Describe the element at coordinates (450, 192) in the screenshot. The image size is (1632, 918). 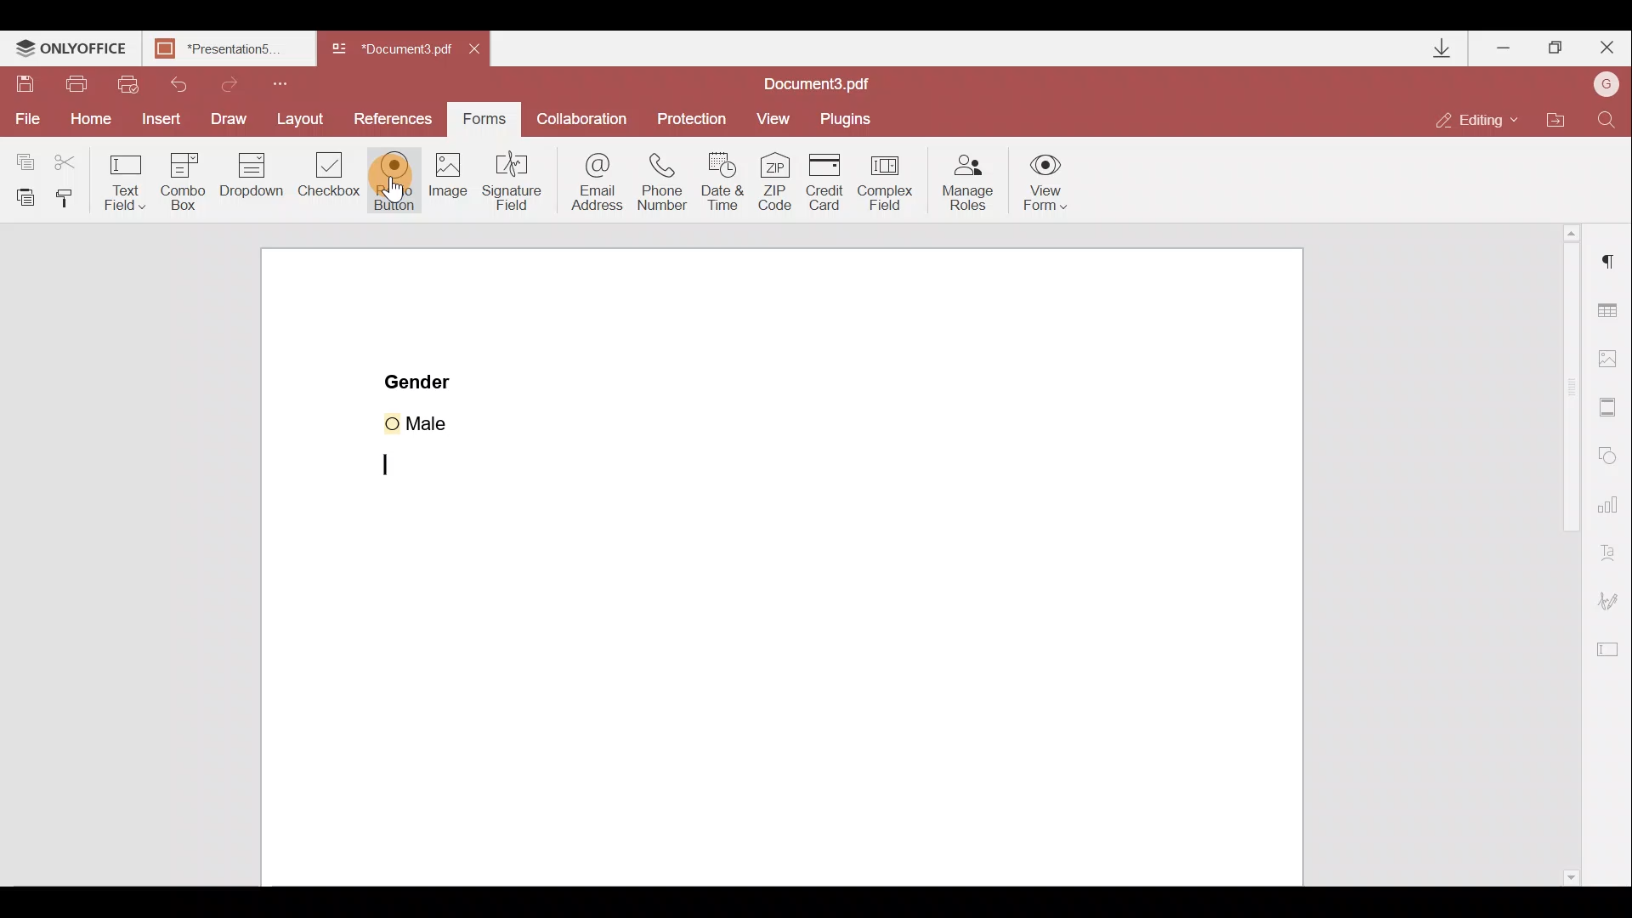
I see `Image` at that location.